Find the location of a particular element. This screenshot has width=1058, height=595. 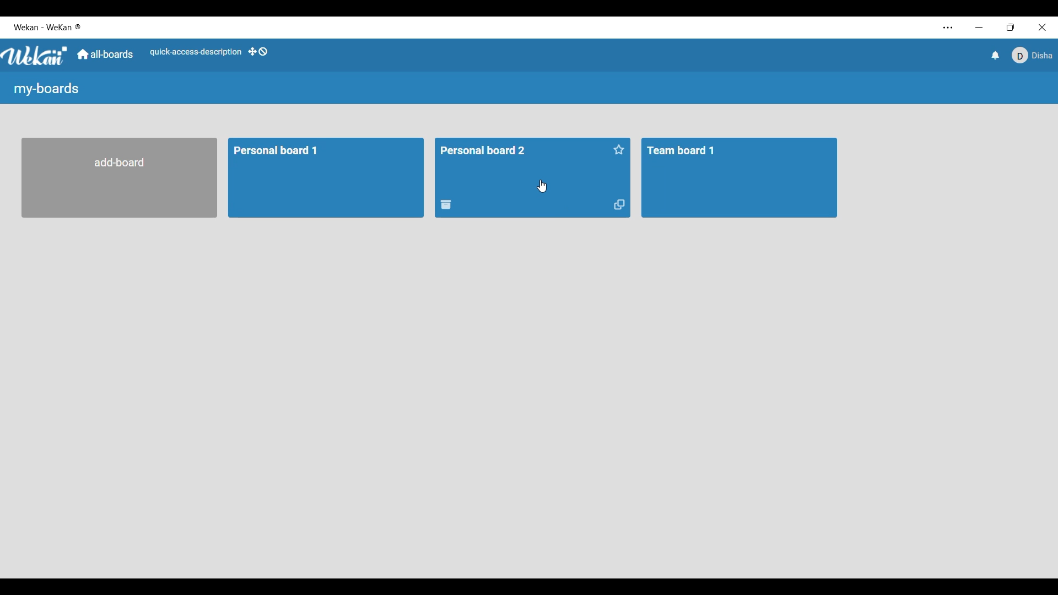

Delete is located at coordinates (446, 204).